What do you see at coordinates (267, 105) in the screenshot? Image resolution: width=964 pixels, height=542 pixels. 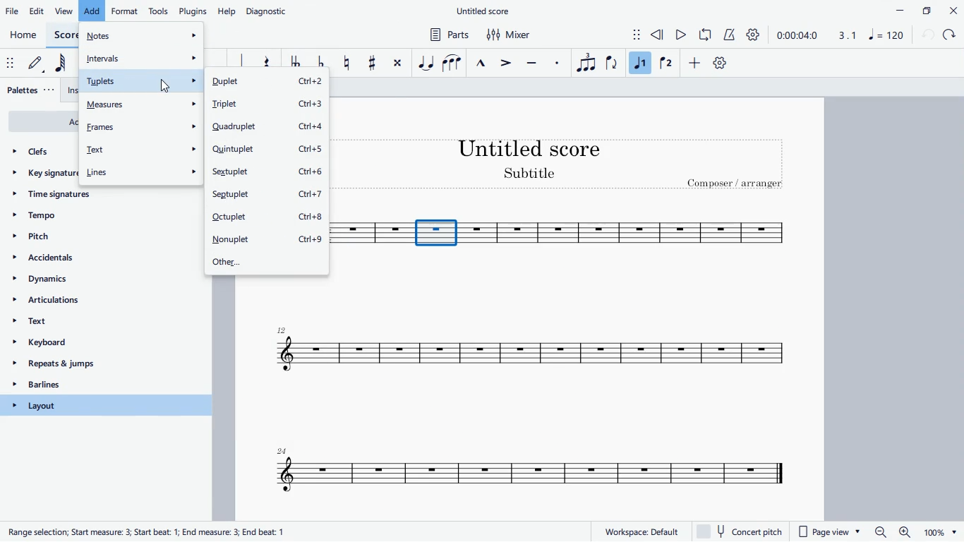 I see `triplet` at bounding box center [267, 105].